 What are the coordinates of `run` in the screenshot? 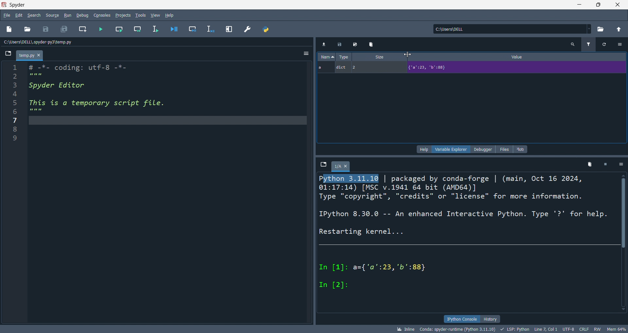 It's located at (68, 15).